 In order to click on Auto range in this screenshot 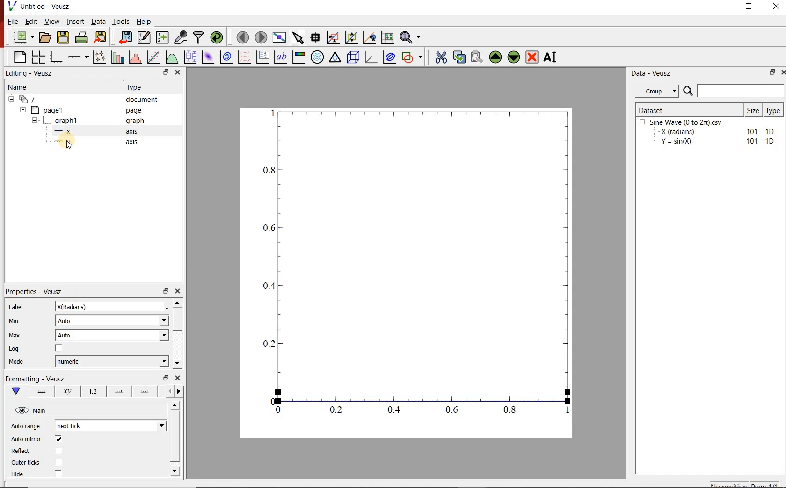, I will do `click(26, 425)`.